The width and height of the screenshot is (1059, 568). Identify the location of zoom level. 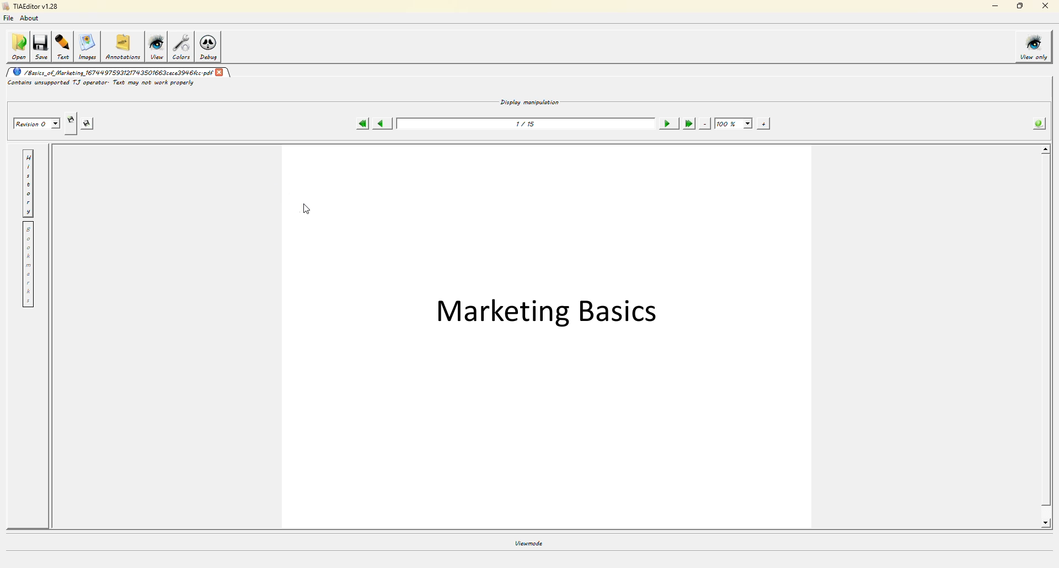
(734, 124).